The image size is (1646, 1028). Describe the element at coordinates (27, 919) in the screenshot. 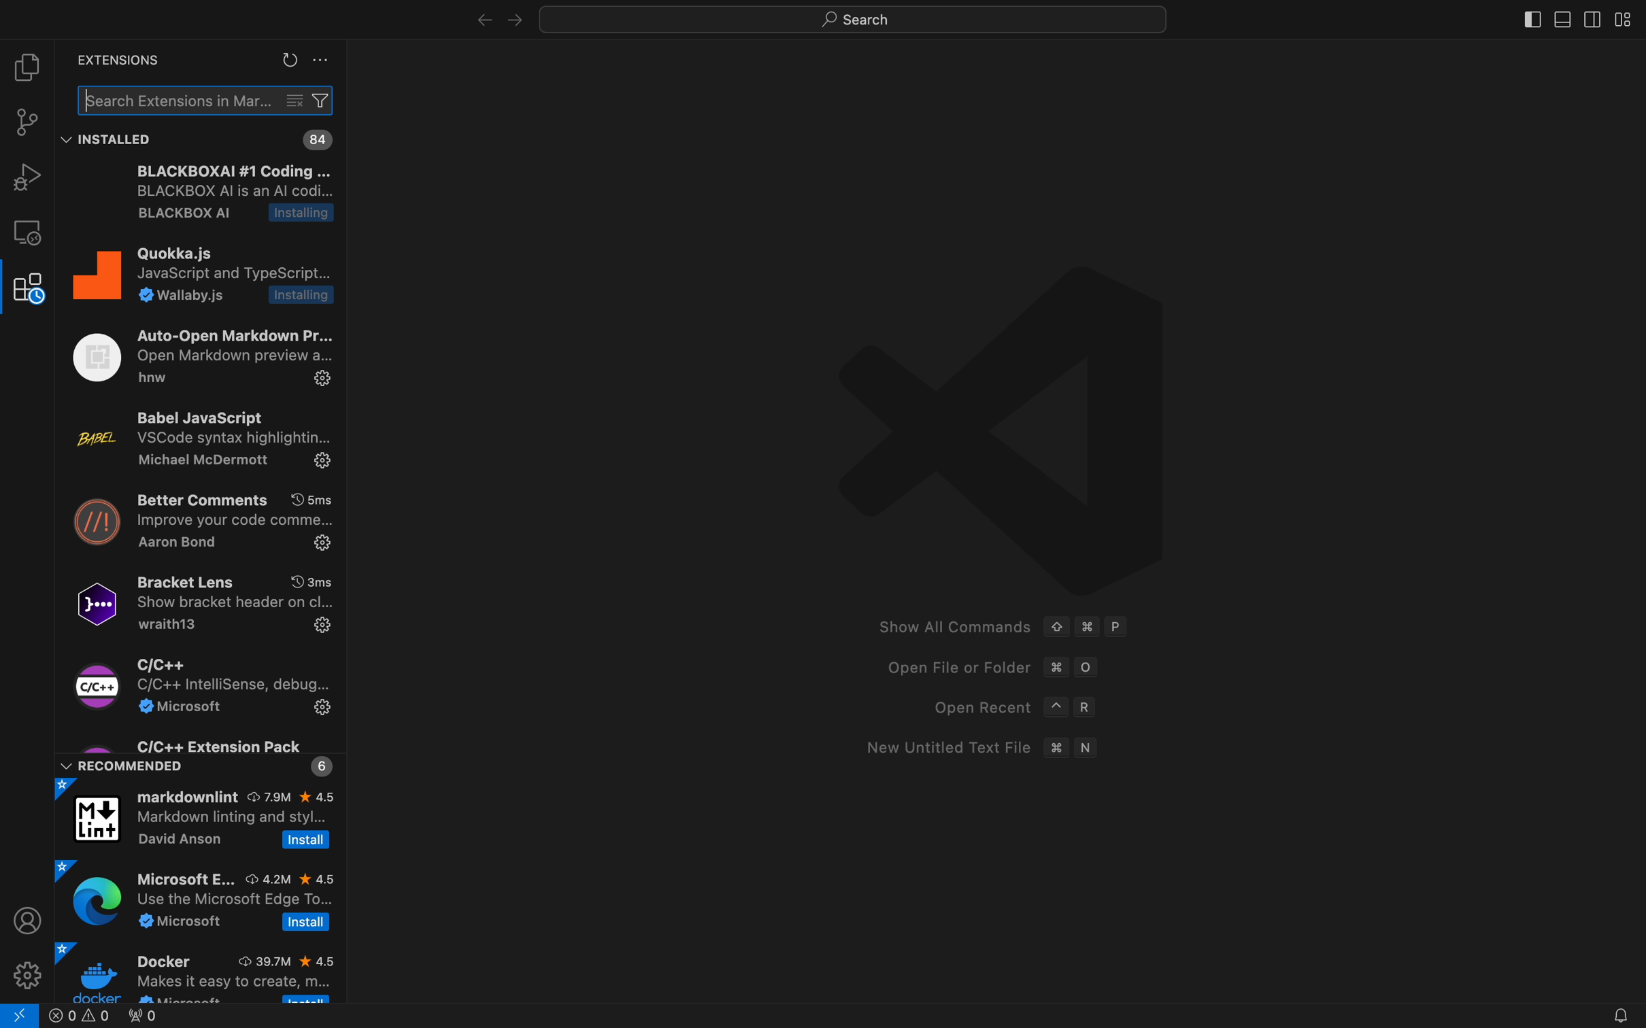

I see `profile` at that location.